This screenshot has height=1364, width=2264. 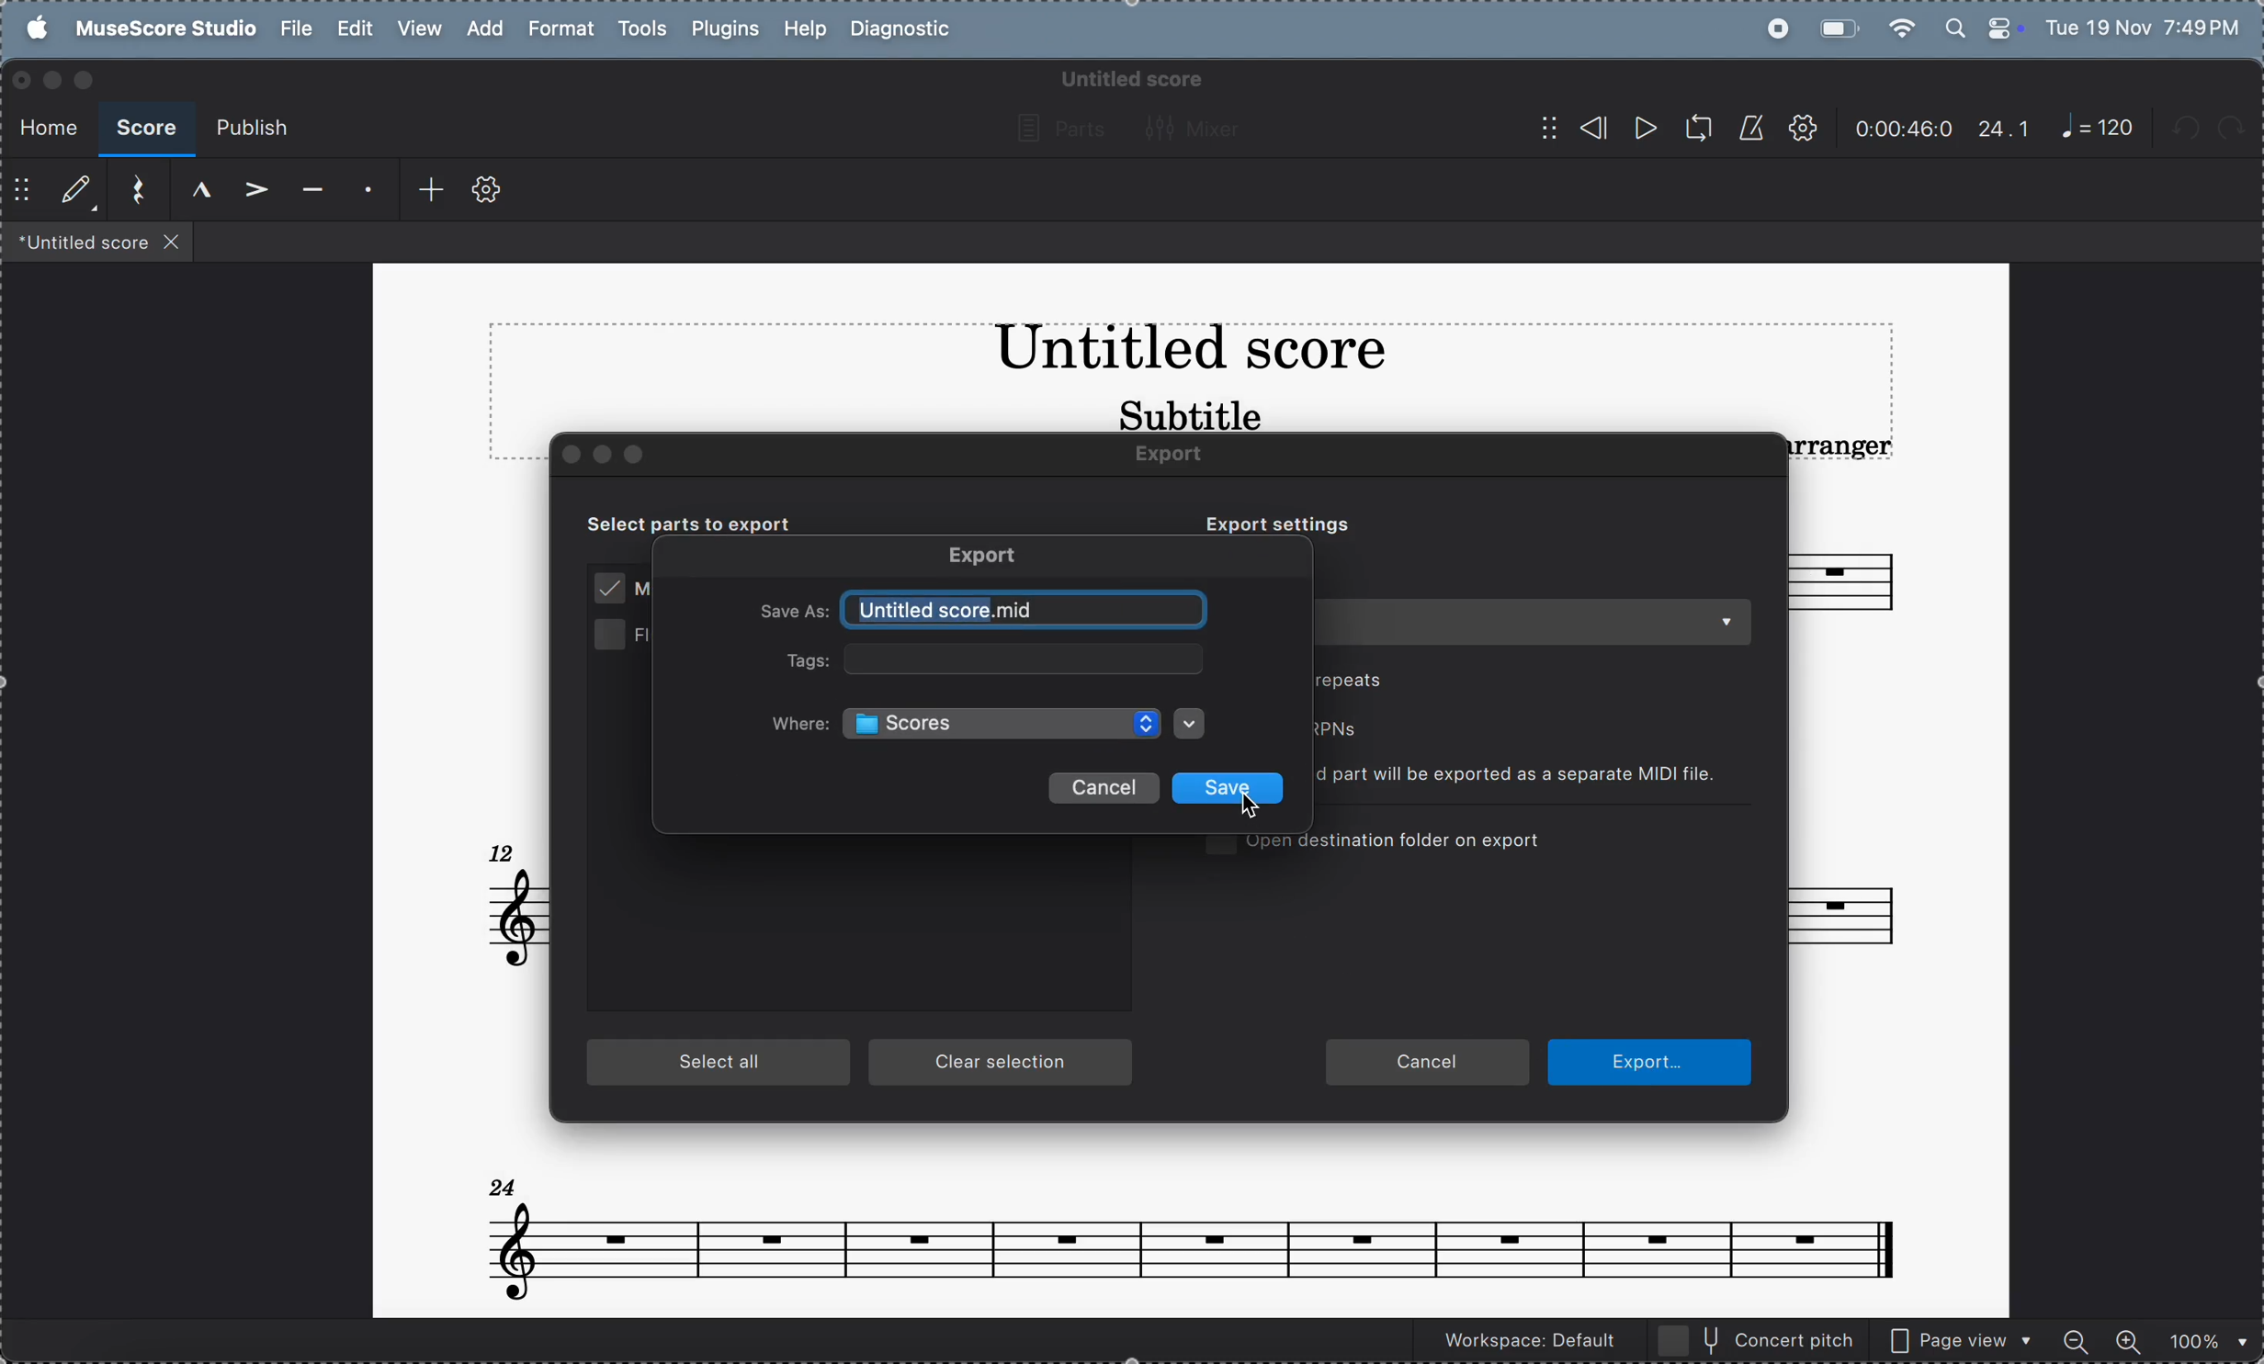 What do you see at coordinates (98, 241) in the screenshot?
I see `files` at bounding box center [98, 241].